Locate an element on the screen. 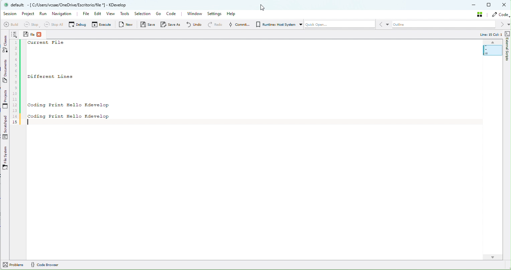 This screenshot has width=511, height=270. Undo is located at coordinates (194, 24).